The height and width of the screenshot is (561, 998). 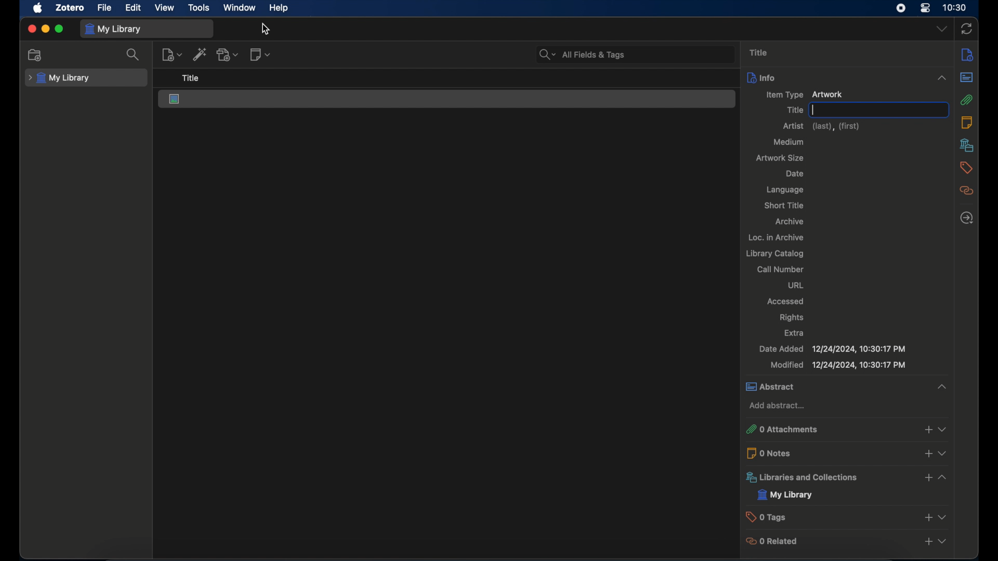 What do you see at coordinates (792, 517) in the screenshot?
I see `0 tags` at bounding box center [792, 517].